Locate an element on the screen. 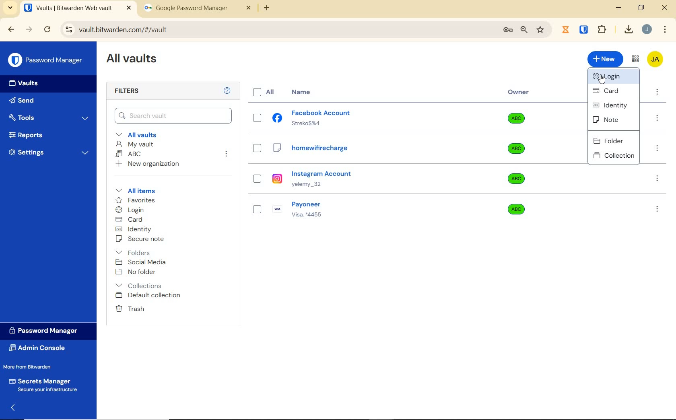 This screenshot has height=420, width=676. customize Google chrome is located at coordinates (665, 30).